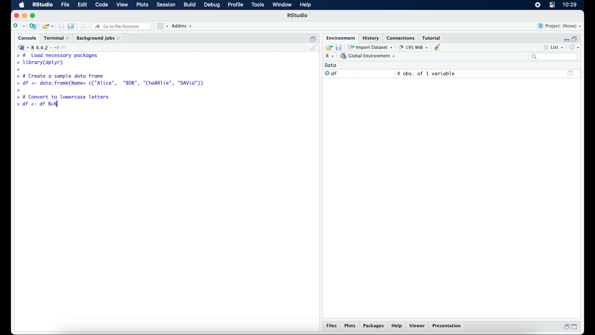 This screenshot has width=595, height=335. What do you see at coordinates (98, 38) in the screenshot?
I see `background jobs` at bounding box center [98, 38].